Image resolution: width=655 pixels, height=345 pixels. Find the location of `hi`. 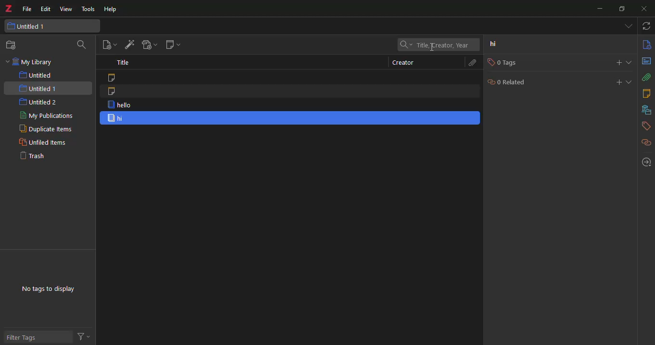

hi is located at coordinates (498, 45).